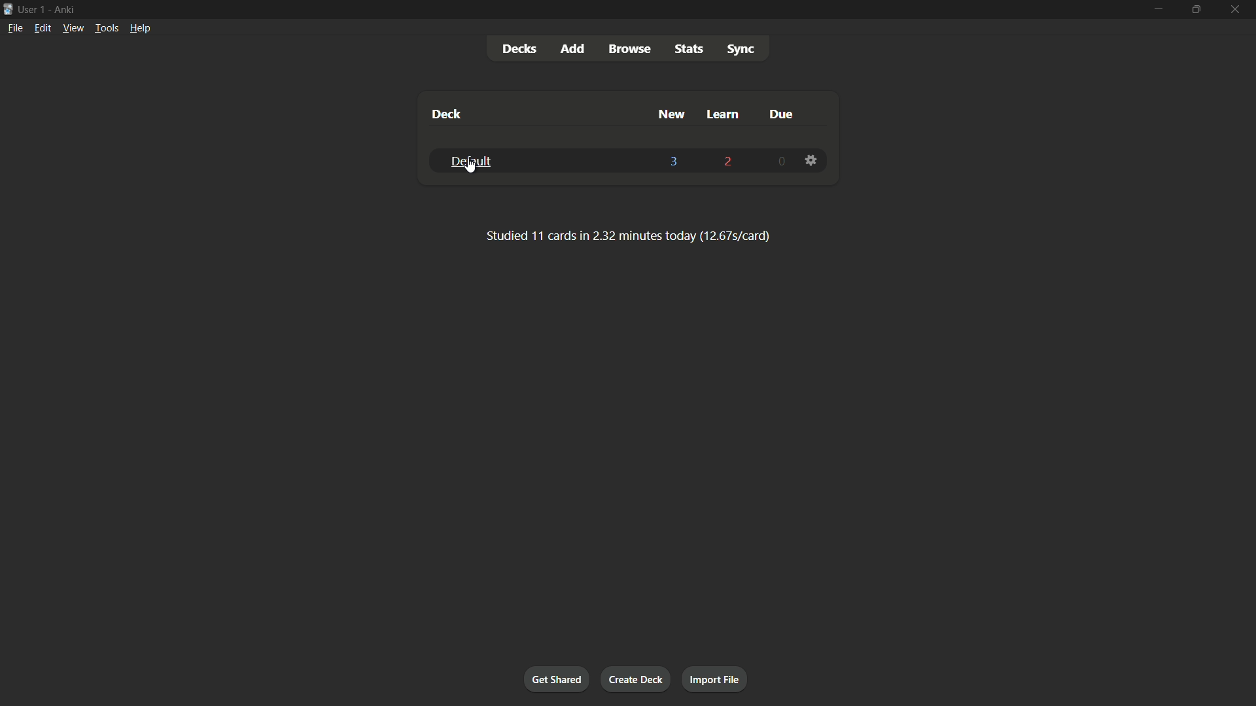  Describe the element at coordinates (65, 8) in the screenshot. I see `app name` at that location.